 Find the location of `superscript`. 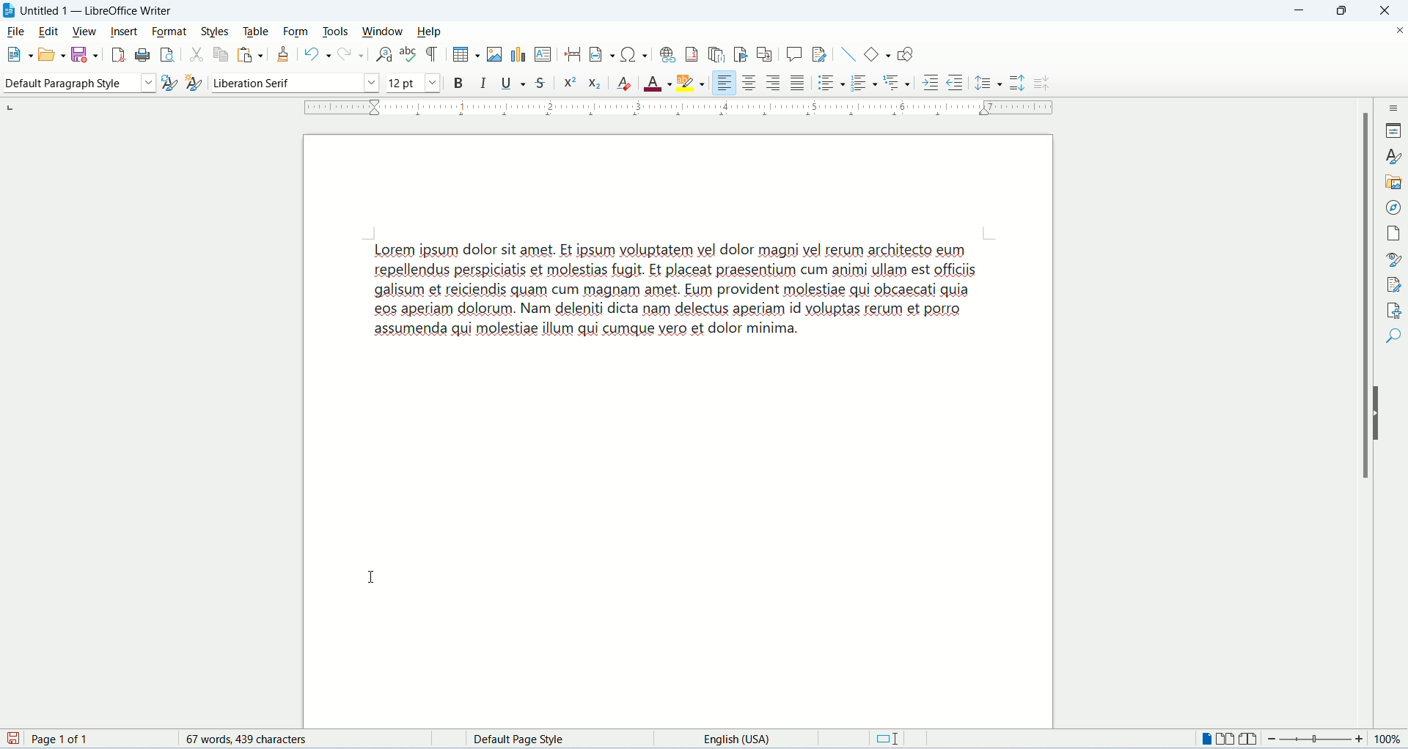

superscript is located at coordinates (570, 83).